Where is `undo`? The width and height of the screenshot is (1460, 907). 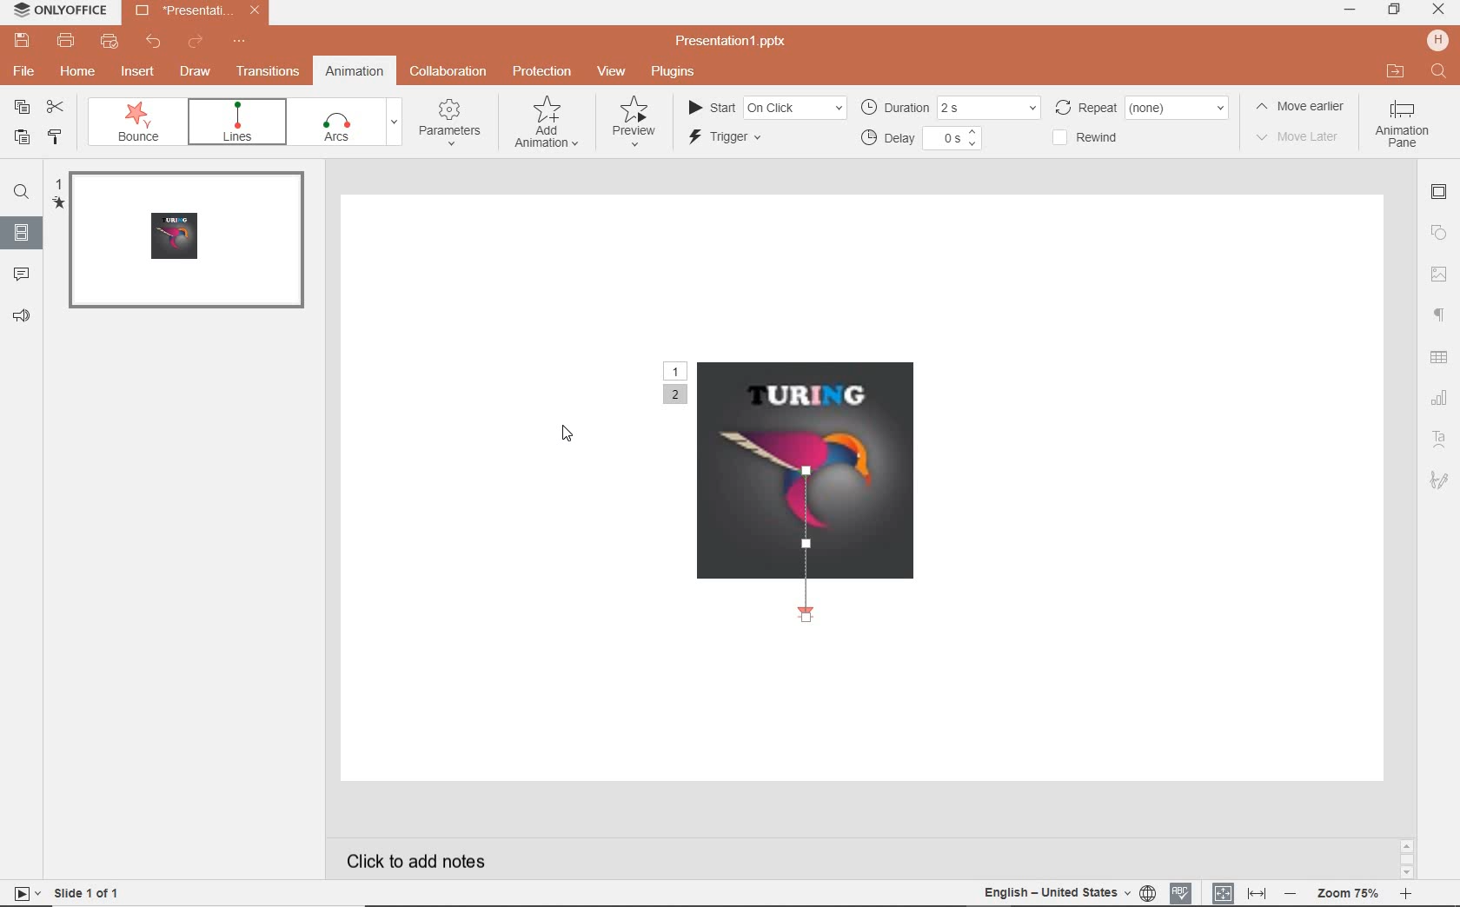
undo is located at coordinates (153, 40).